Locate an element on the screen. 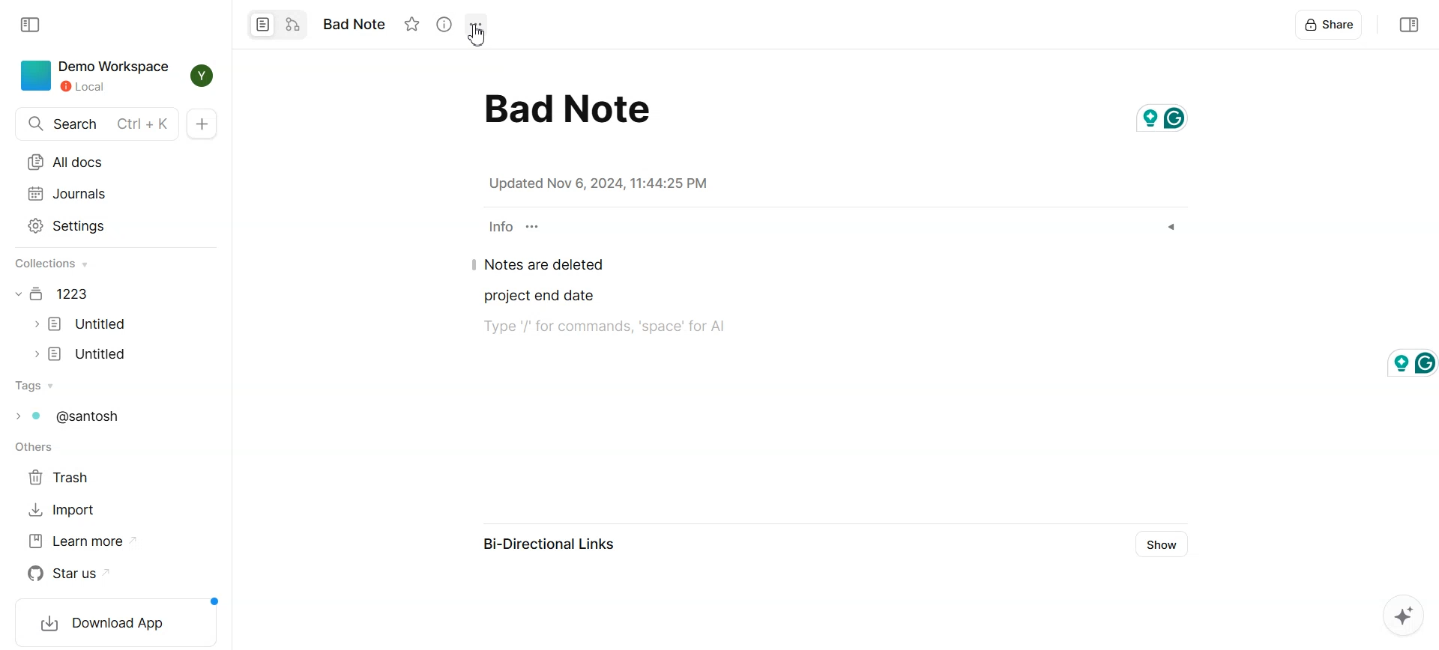  bi directional links is located at coordinates (555, 544).